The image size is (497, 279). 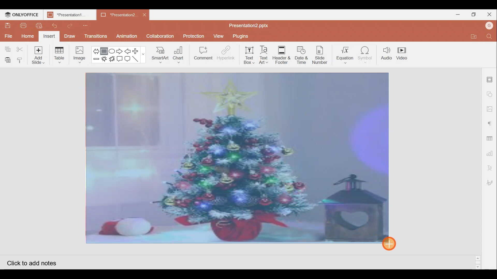 What do you see at coordinates (96, 60) in the screenshot?
I see `Minus` at bounding box center [96, 60].